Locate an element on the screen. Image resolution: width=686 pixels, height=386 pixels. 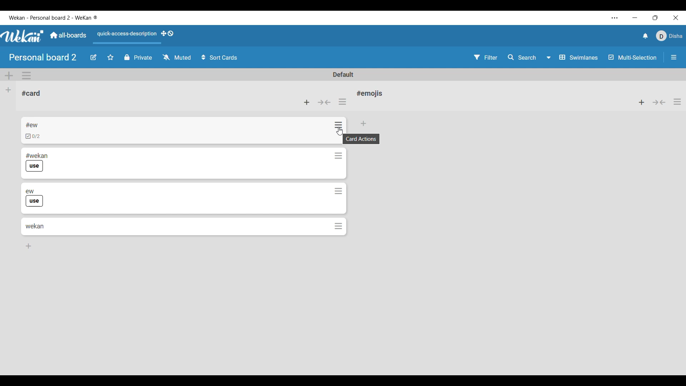
List actions is located at coordinates (342, 102).